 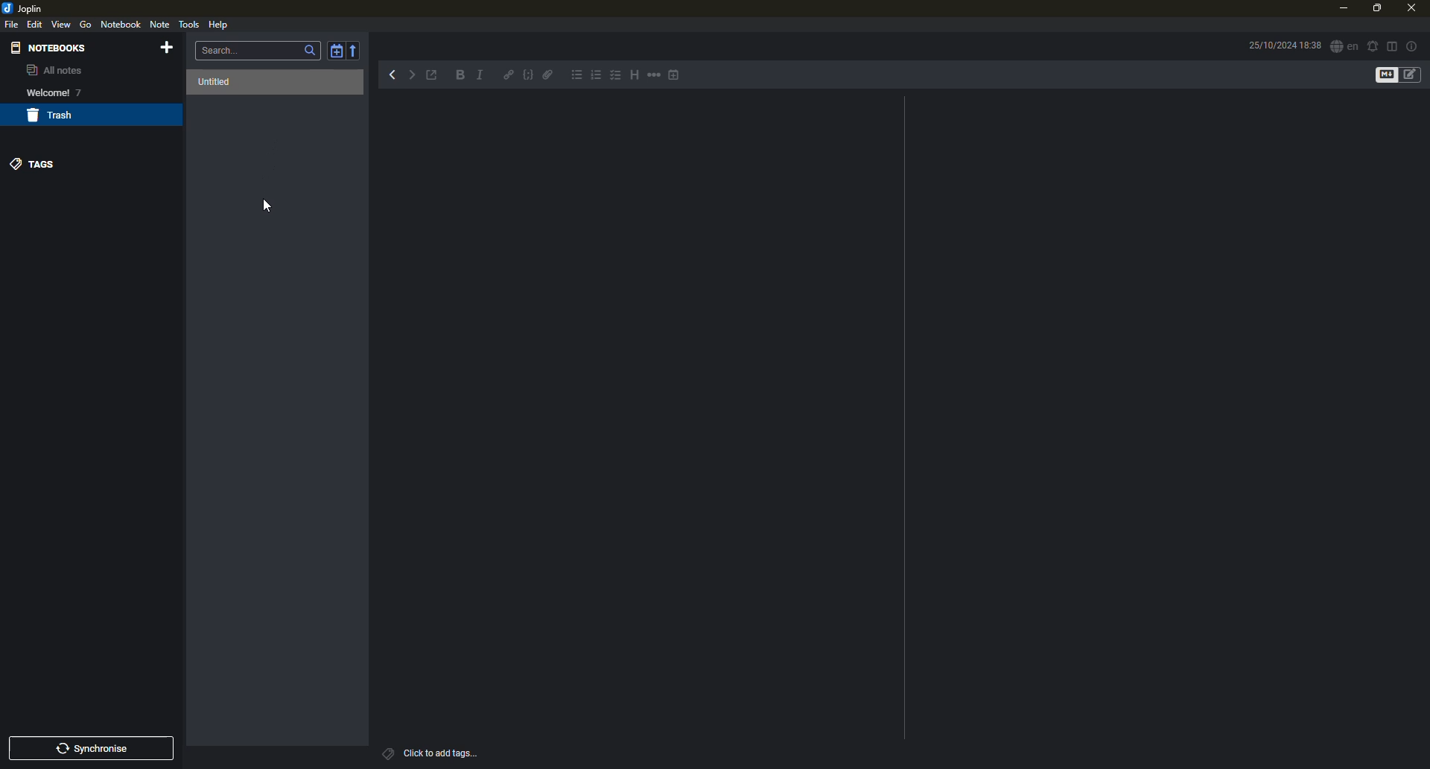 What do you see at coordinates (1383, 75) in the screenshot?
I see `toggle editors` at bounding box center [1383, 75].